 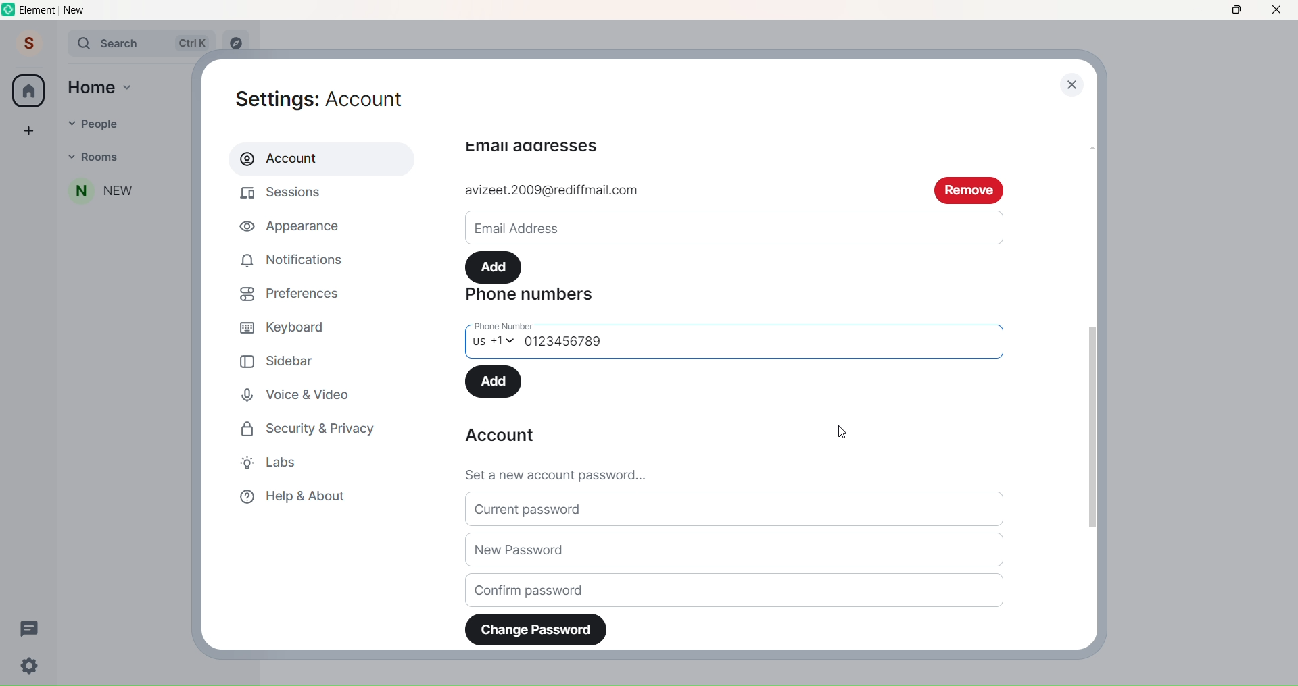 What do you see at coordinates (304, 496) in the screenshot?
I see `Help & About` at bounding box center [304, 496].